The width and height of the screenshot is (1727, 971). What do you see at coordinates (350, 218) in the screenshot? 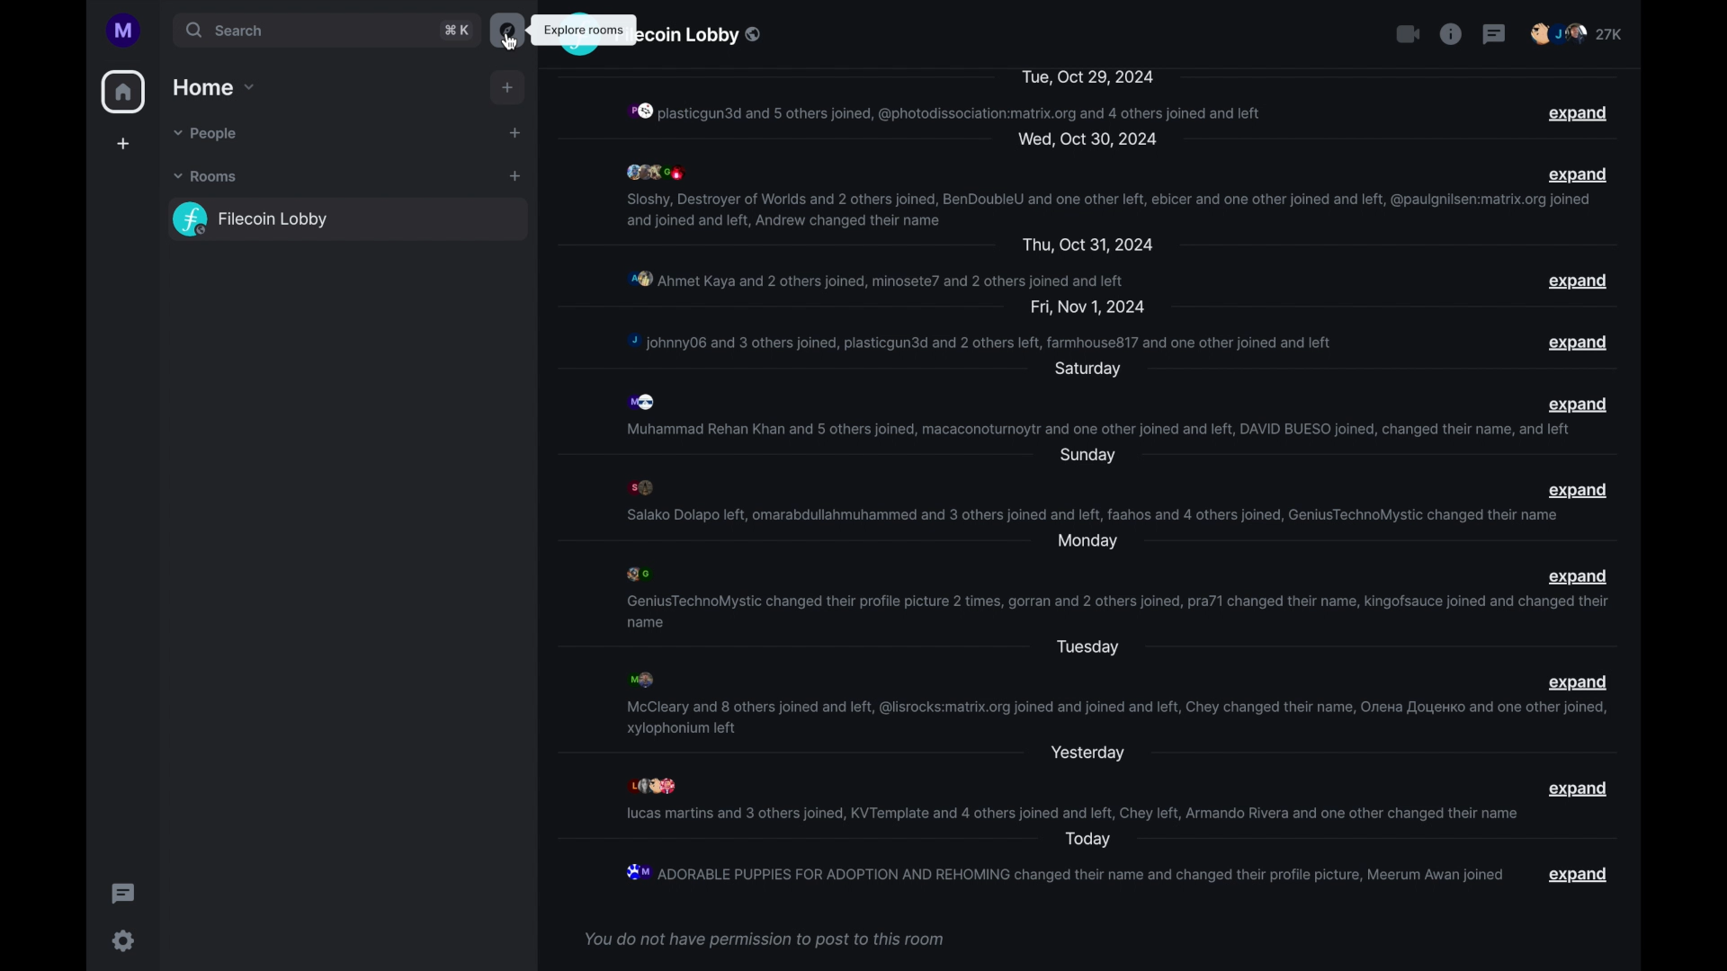
I see `Flecoin Lobby` at bounding box center [350, 218].